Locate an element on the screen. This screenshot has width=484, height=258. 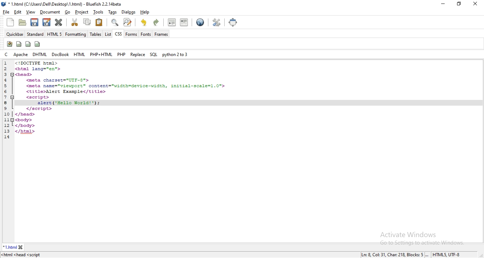
view is located at coordinates (30, 12).